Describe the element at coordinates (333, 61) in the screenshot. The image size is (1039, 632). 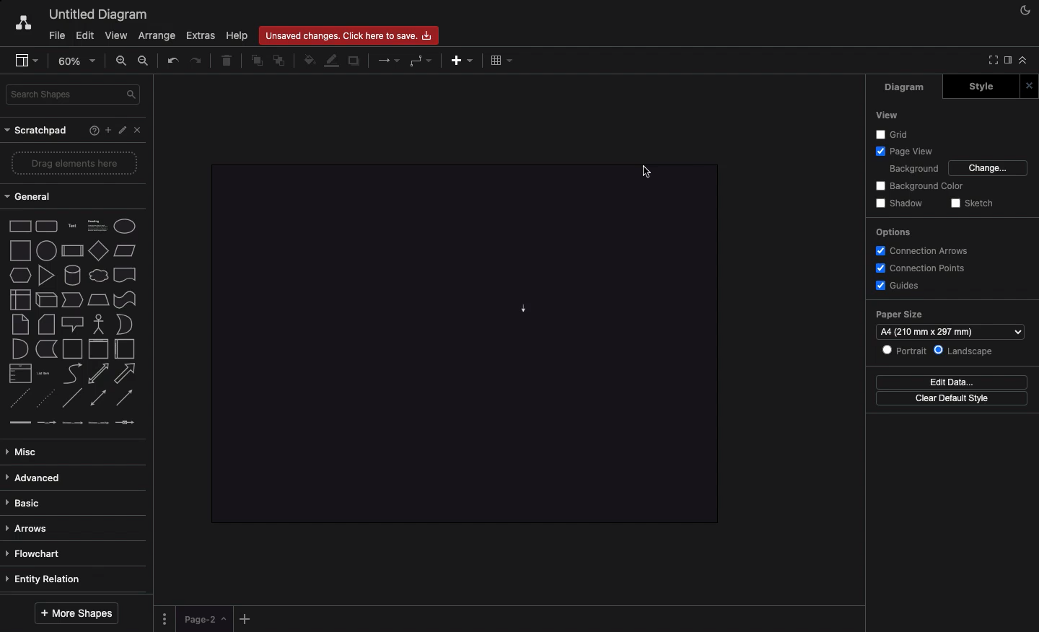
I see `Line fill` at that location.